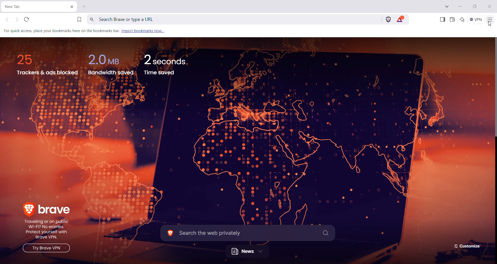  Describe the element at coordinates (49, 65) in the screenshot. I see `25ntrackers and ads blocked` at that location.